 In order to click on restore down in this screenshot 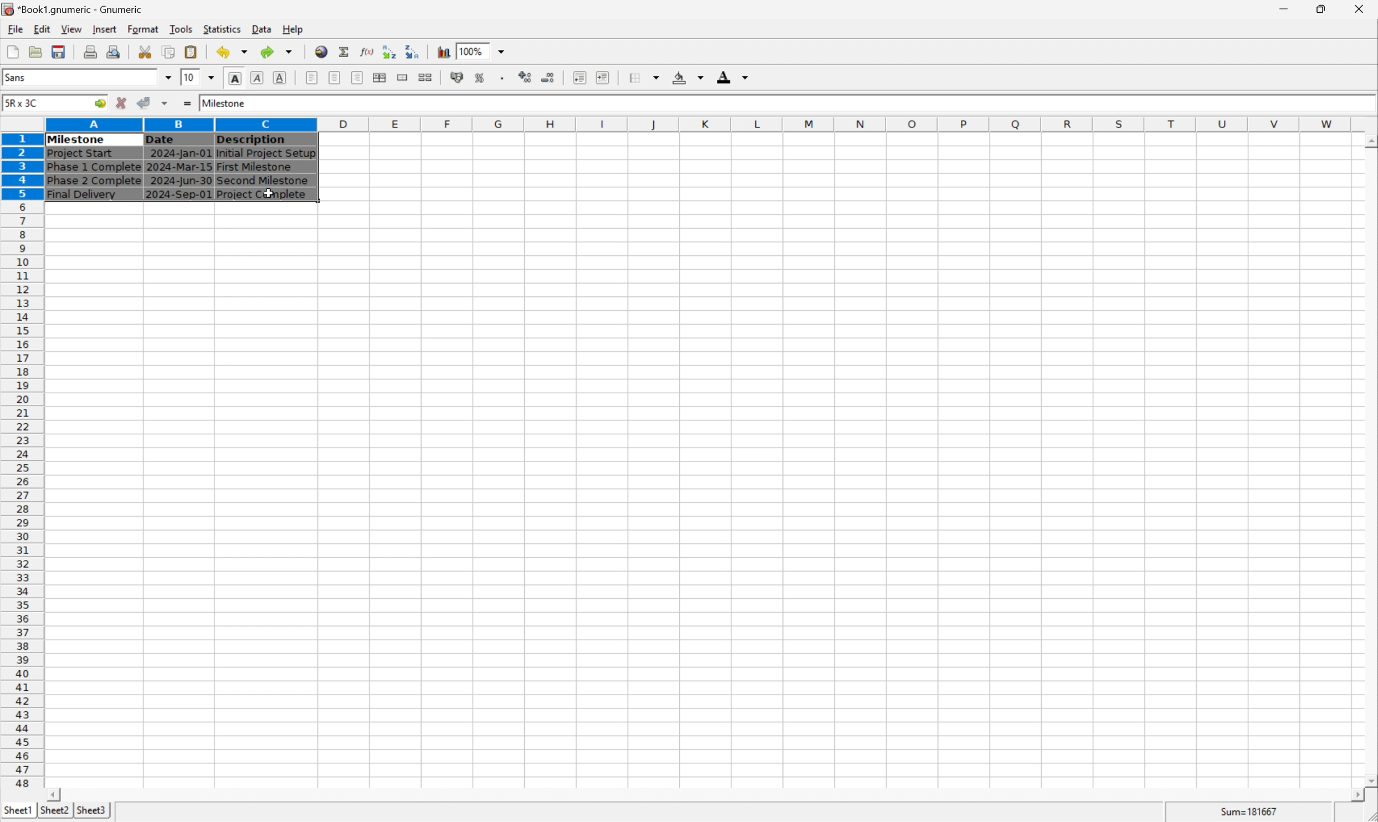, I will do `click(1325, 9)`.